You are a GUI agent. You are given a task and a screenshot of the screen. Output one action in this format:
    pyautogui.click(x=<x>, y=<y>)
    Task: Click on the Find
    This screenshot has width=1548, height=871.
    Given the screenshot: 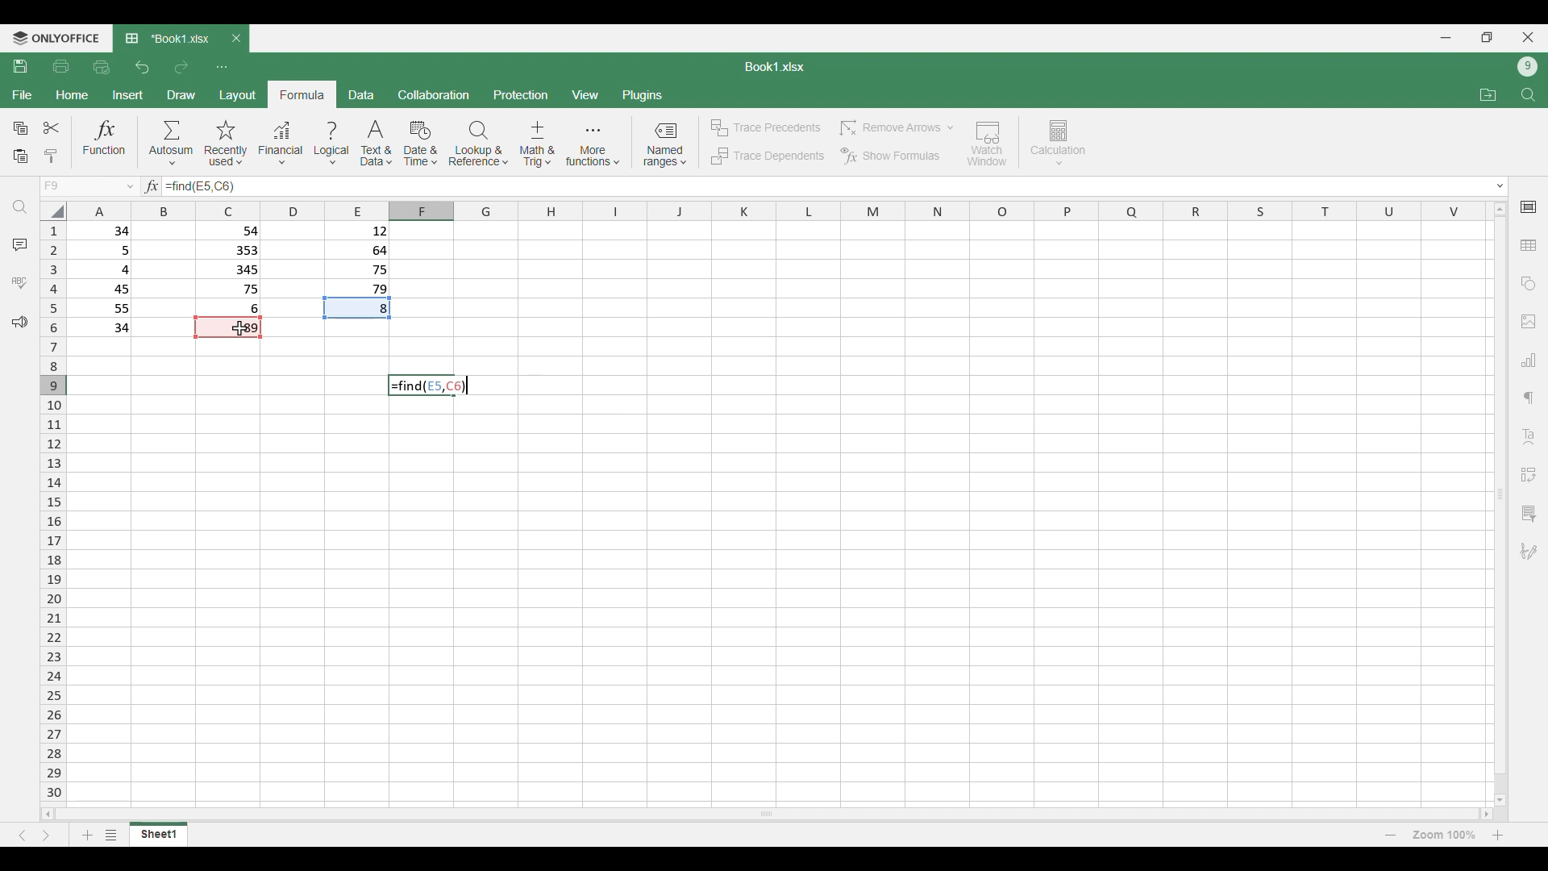 What is the action you would take?
    pyautogui.click(x=1528, y=94)
    